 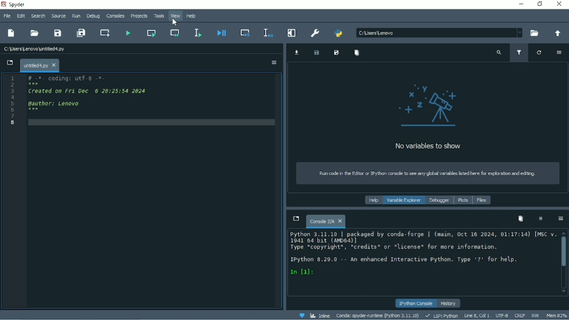 What do you see at coordinates (520, 315) in the screenshot?
I see `CRLF` at bounding box center [520, 315].